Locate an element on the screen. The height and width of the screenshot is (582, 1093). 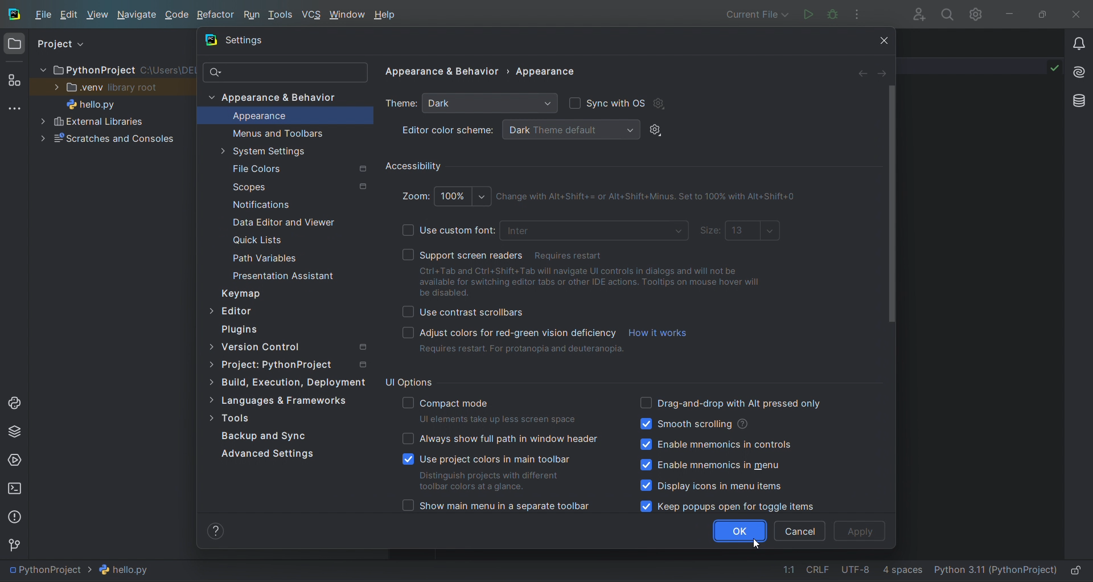
Quick List is located at coordinates (284, 243).